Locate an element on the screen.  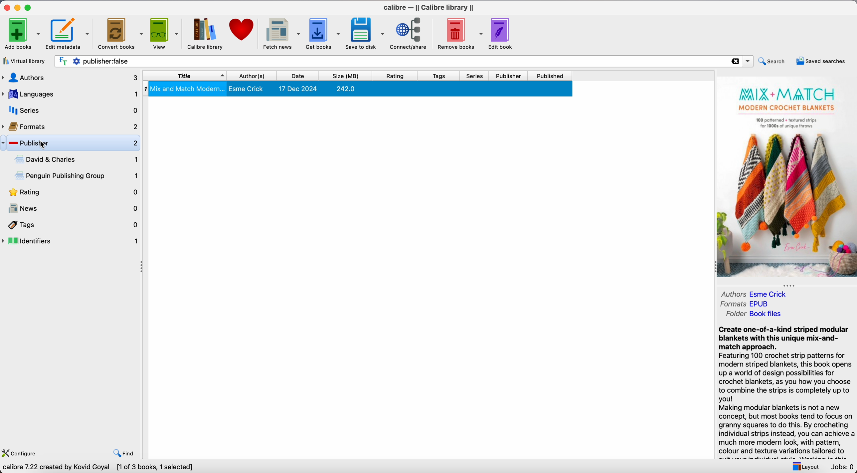
connect/share is located at coordinates (410, 34).